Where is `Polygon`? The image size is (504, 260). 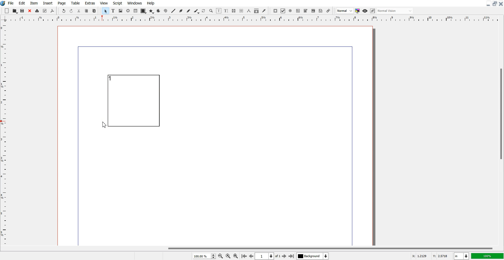 Polygon is located at coordinates (151, 11).